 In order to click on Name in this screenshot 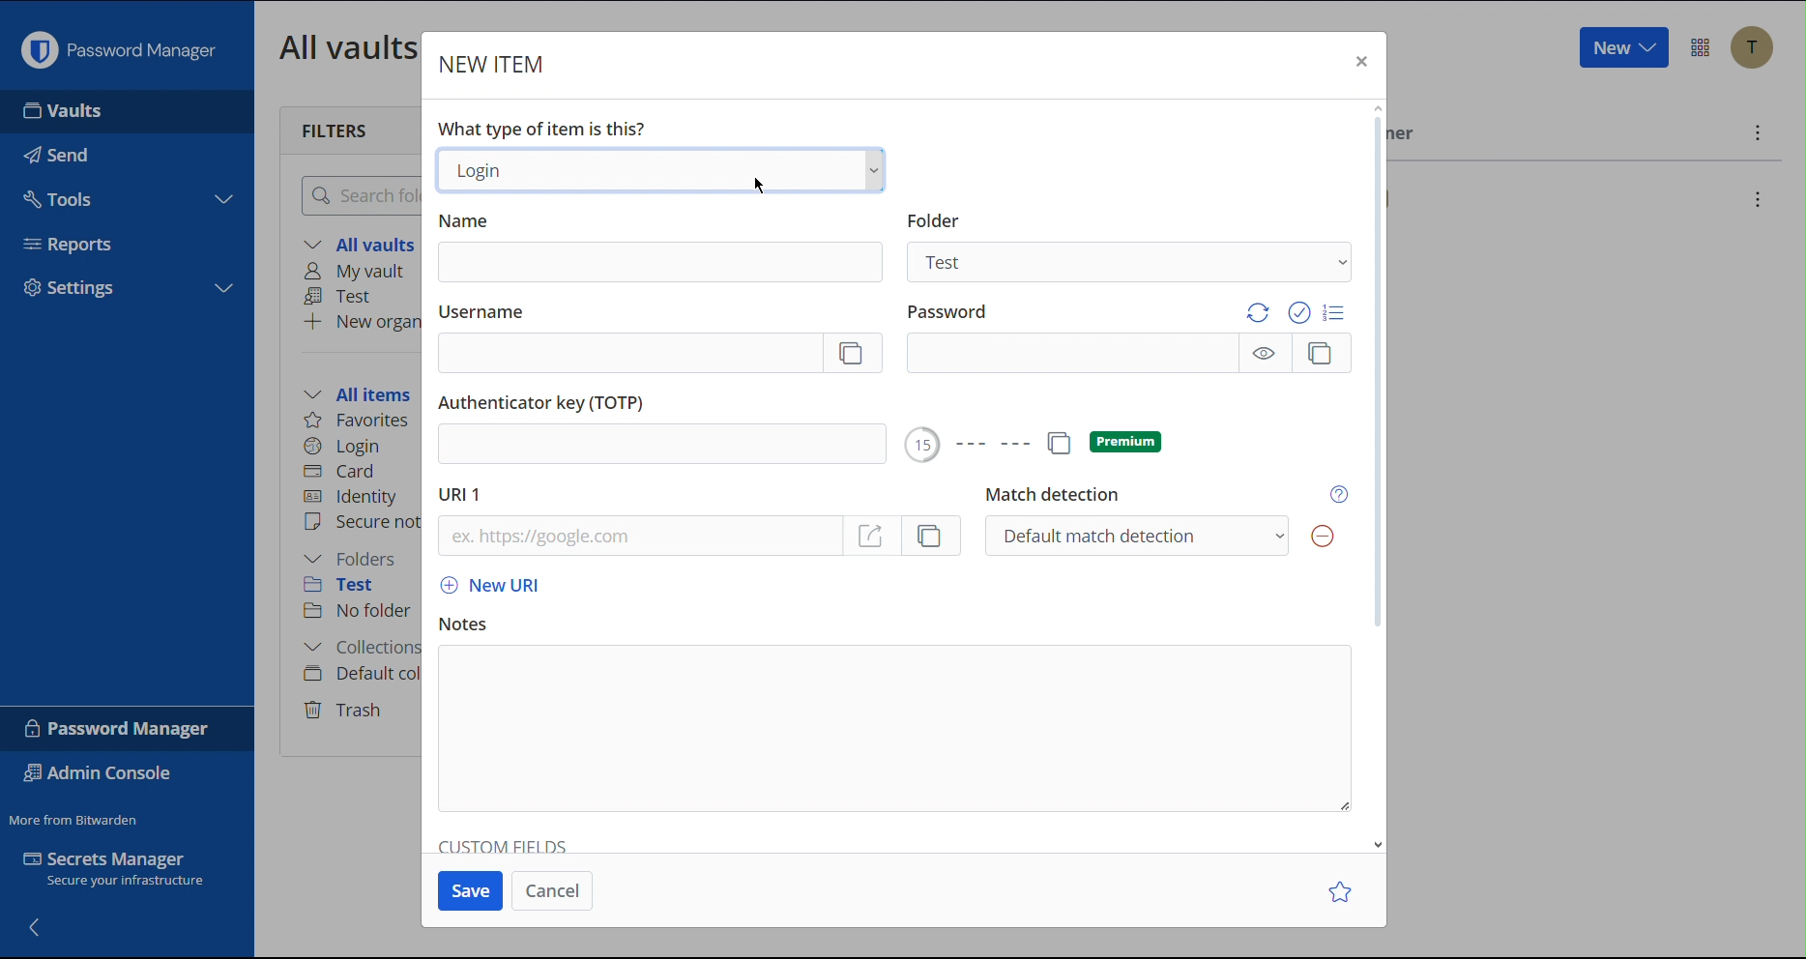, I will do `click(464, 222)`.